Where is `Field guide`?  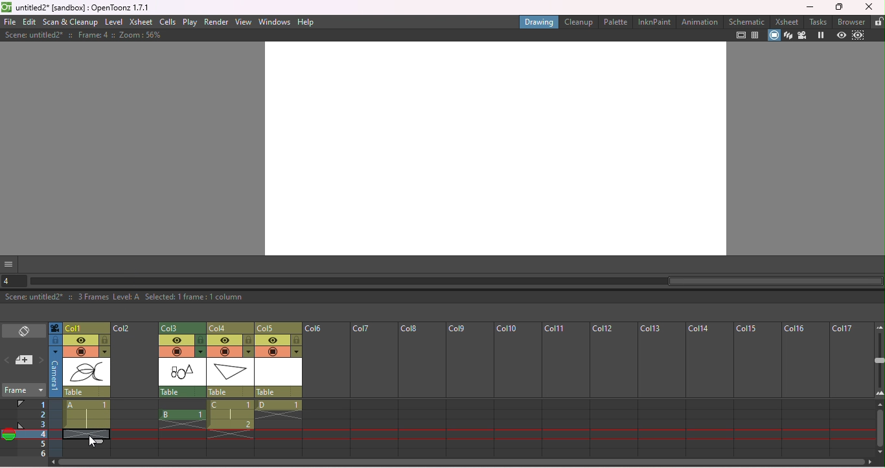 Field guide is located at coordinates (757, 35).